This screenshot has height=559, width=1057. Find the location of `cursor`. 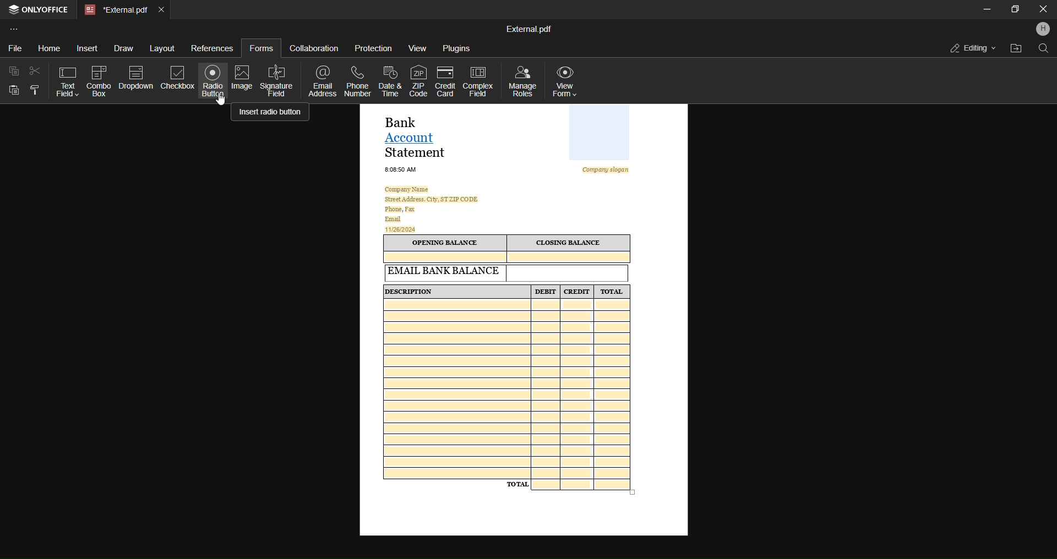

cursor is located at coordinates (222, 107).